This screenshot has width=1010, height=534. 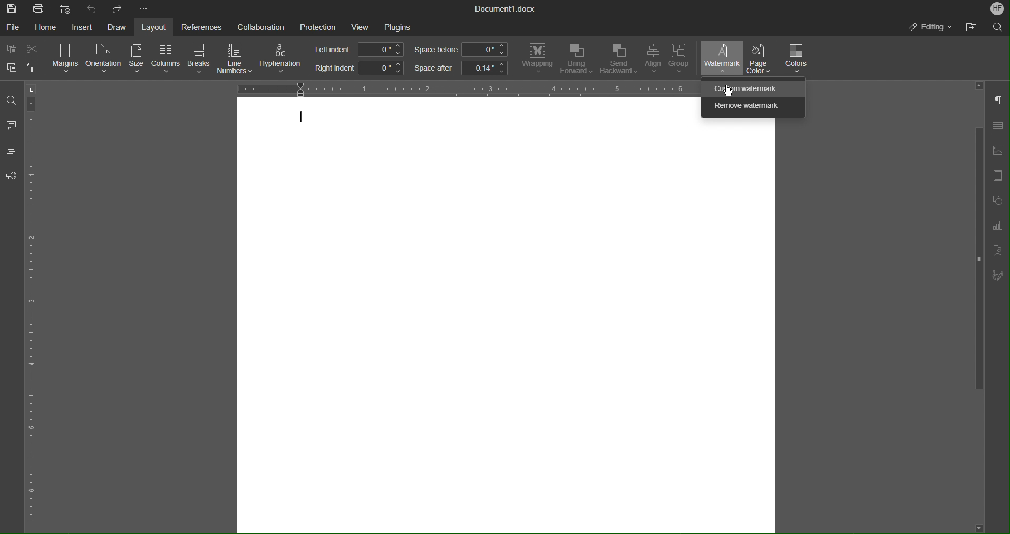 What do you see at coordinates (11, 150) in the screenshot?
I see `Headings` at bounding box center [11, 150].